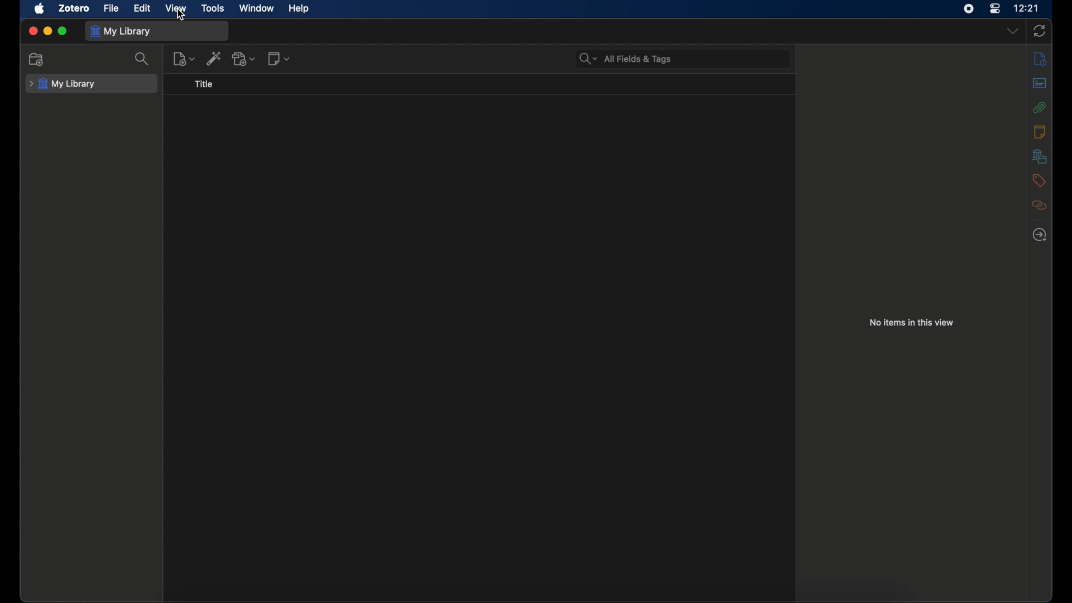 Image resolution: width=1072 pixels, height=603 pixels. Describe the element at coordinates (1014, 31) in the screenshot. I see `dropdown` at that location.